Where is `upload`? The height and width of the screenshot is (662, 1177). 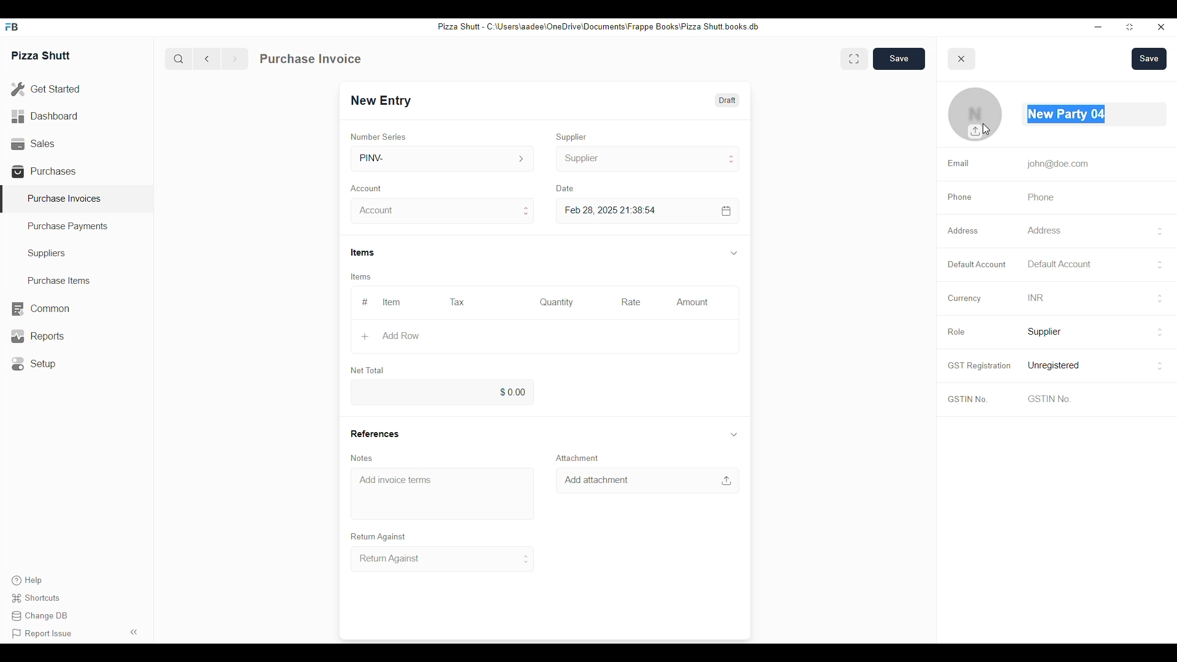 upload is located at coordinates (975, 132).